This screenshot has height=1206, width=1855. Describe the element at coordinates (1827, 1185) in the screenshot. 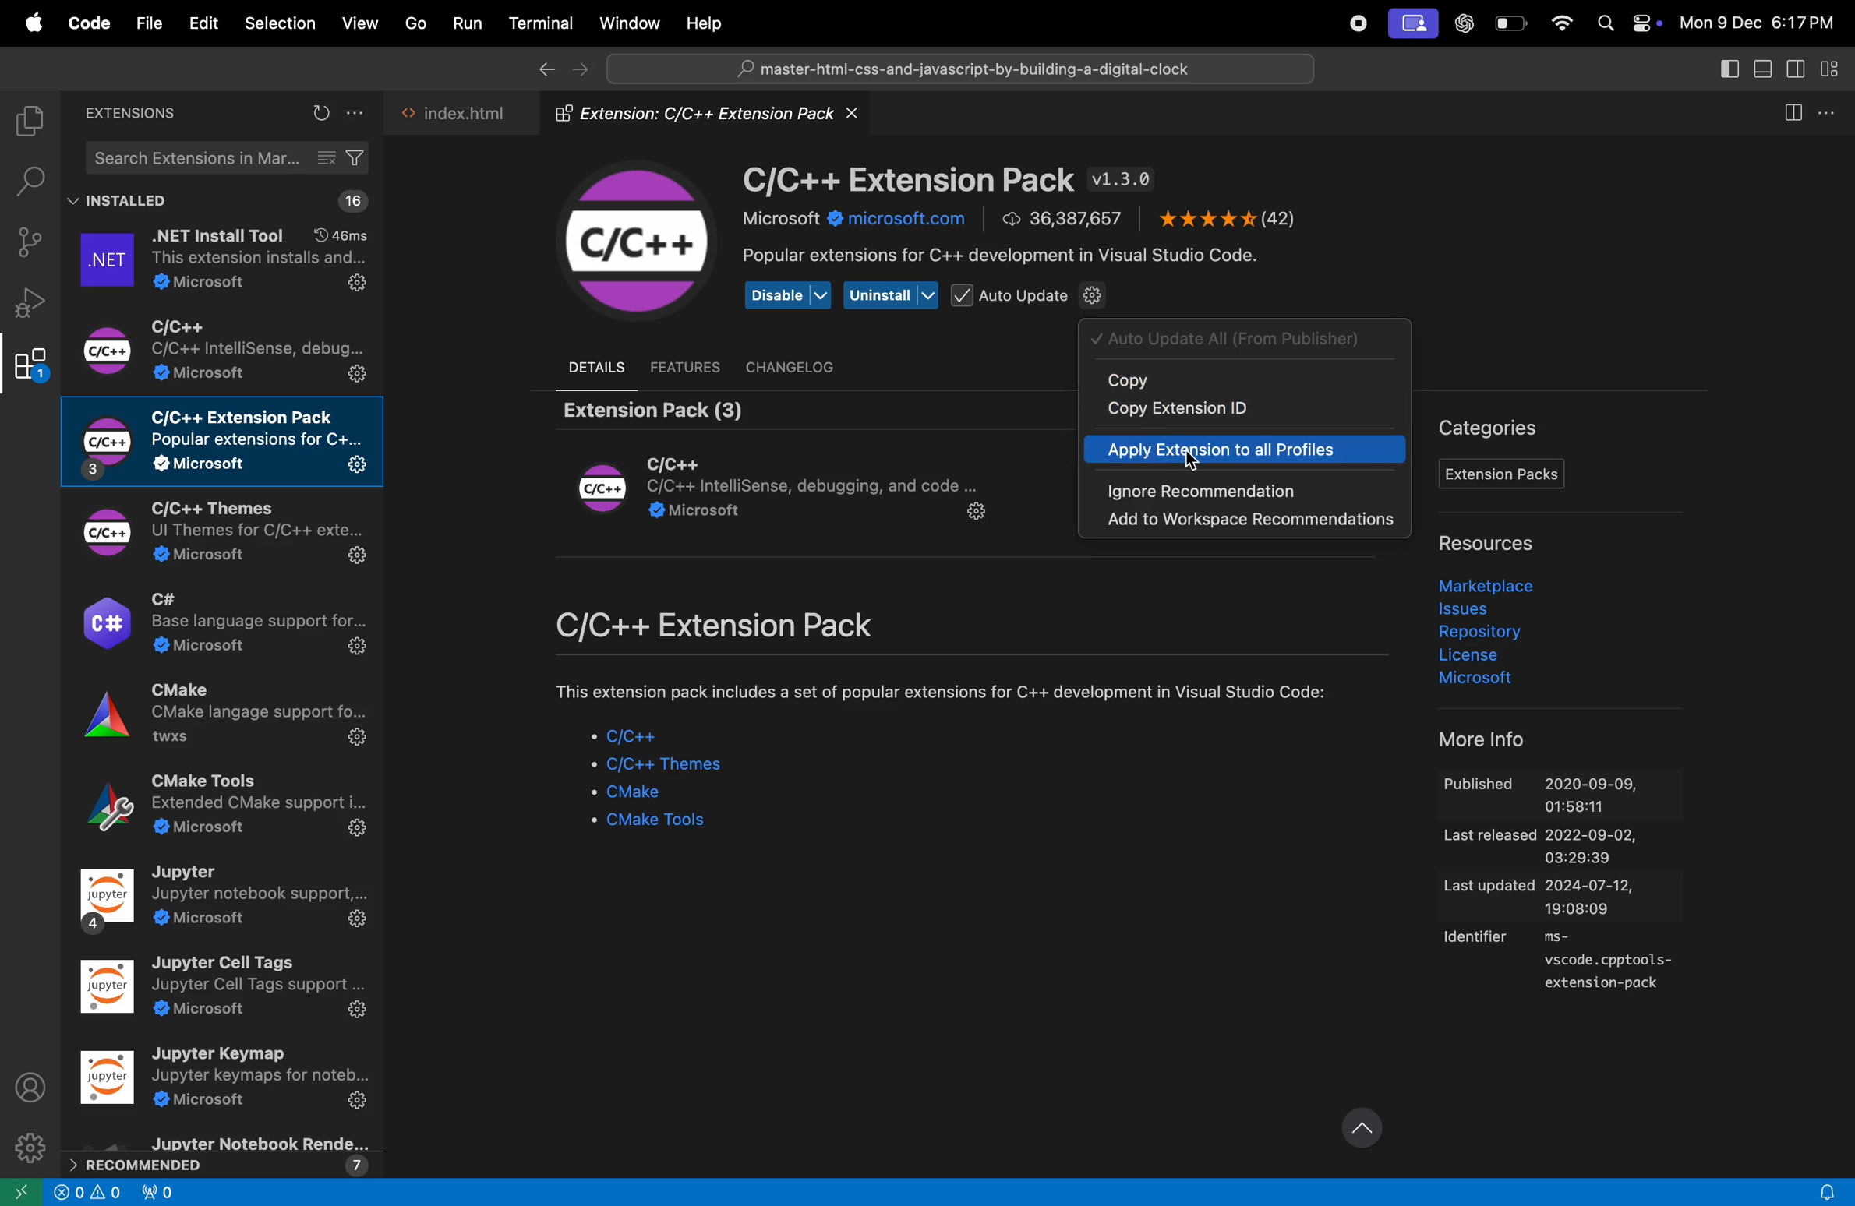

I see `alert` at that location.